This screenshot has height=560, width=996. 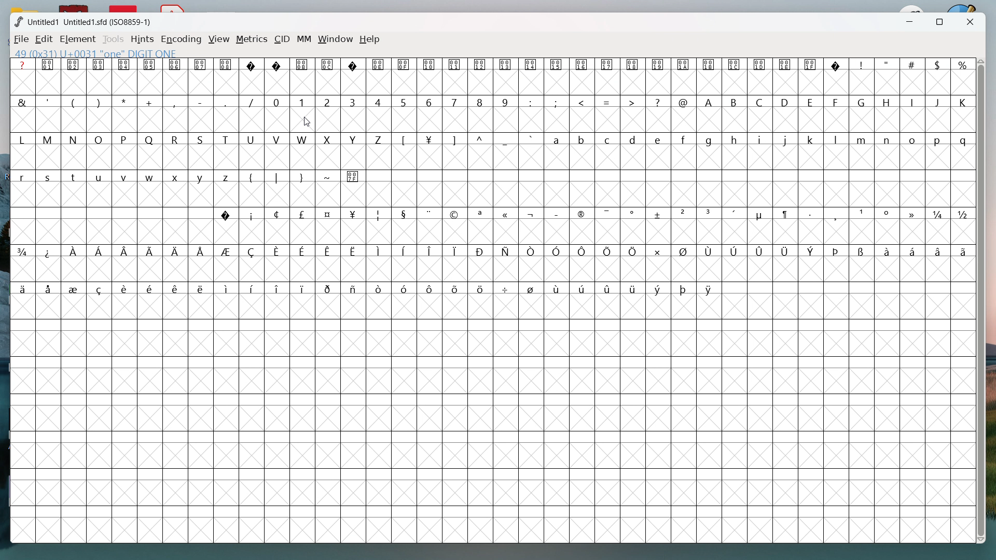 I want to click on symbol, so click(x=279, y=65).